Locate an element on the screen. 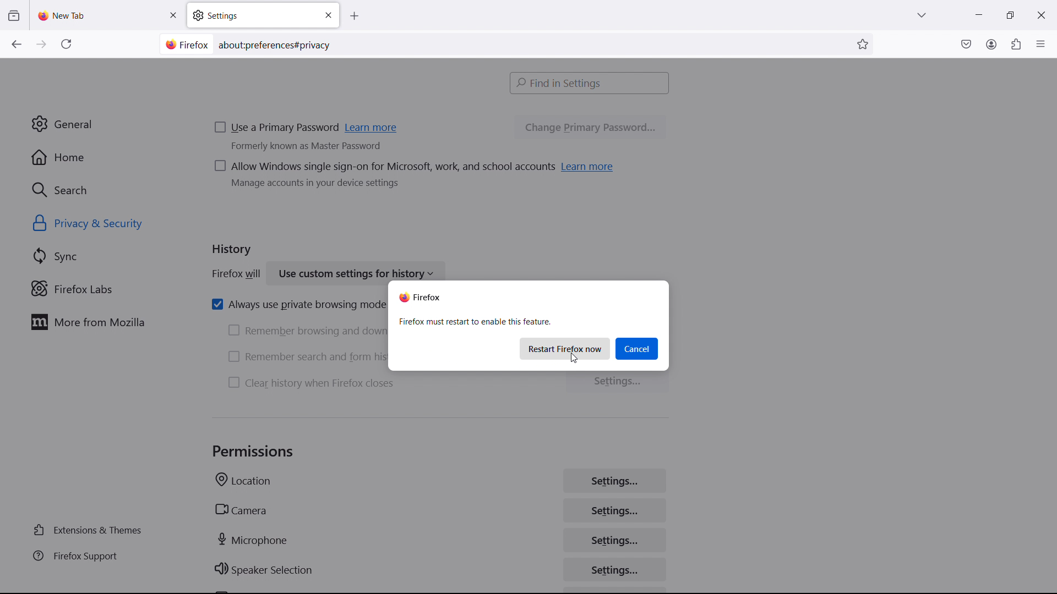 Image resolution: width=1057 pixels, height=594 pixels. location is located at coordinates (243, 482).